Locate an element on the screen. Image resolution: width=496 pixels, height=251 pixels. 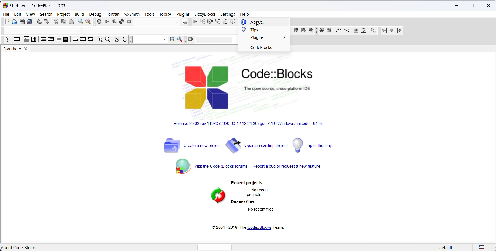
Preferences is located at coordinates (373, 31).